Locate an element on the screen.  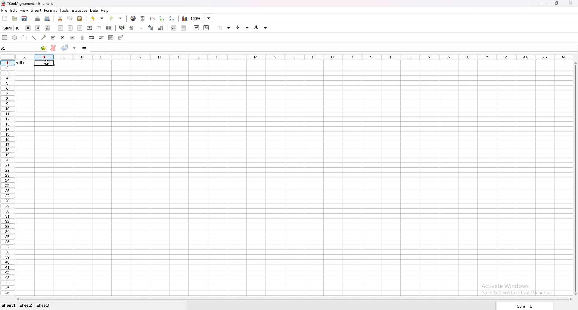
increase indent is located at coordinates (184, 28).